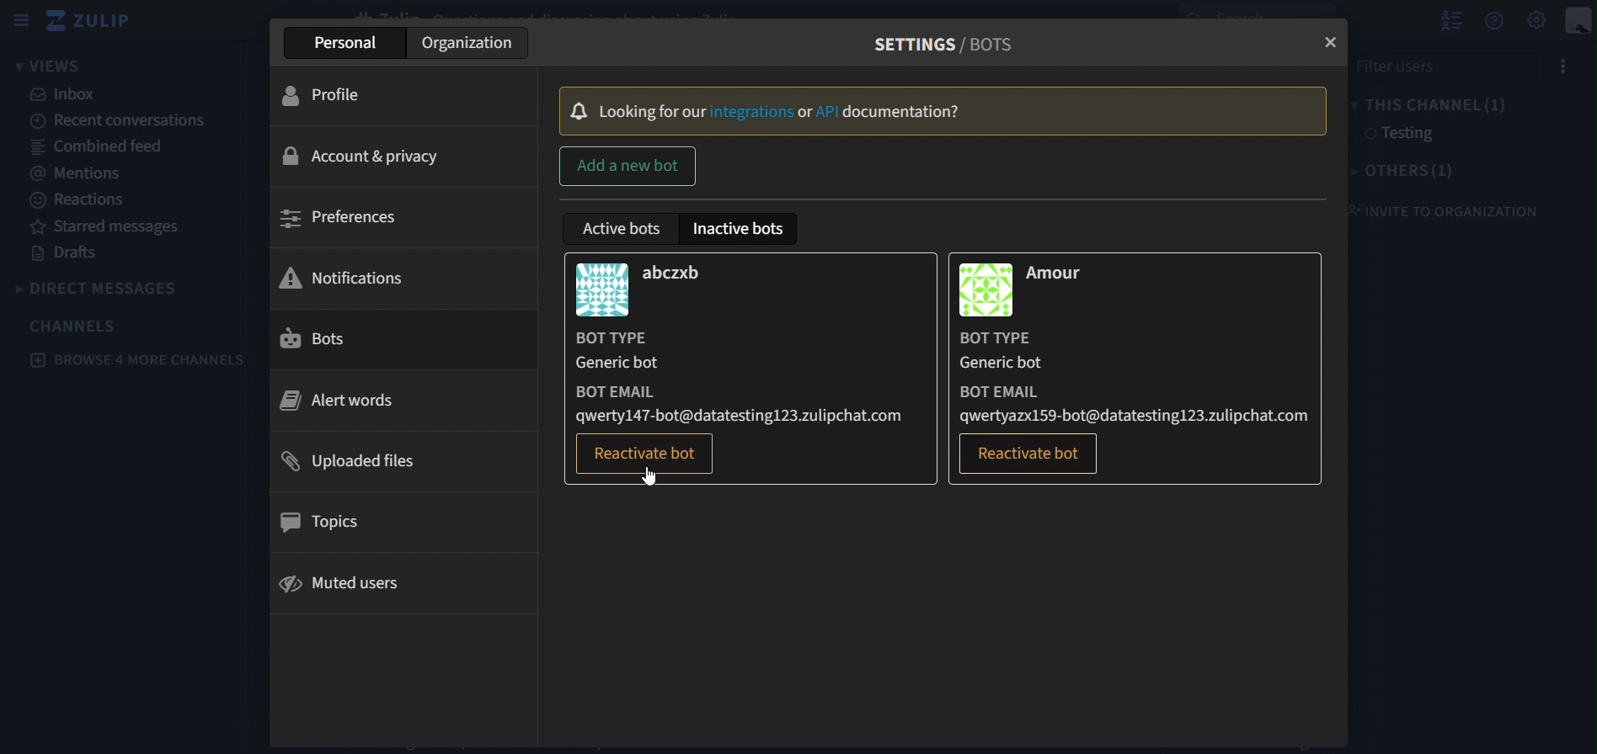 This screenshot has height=754, width=1597. I want to click on mentions, so click(74, 173).